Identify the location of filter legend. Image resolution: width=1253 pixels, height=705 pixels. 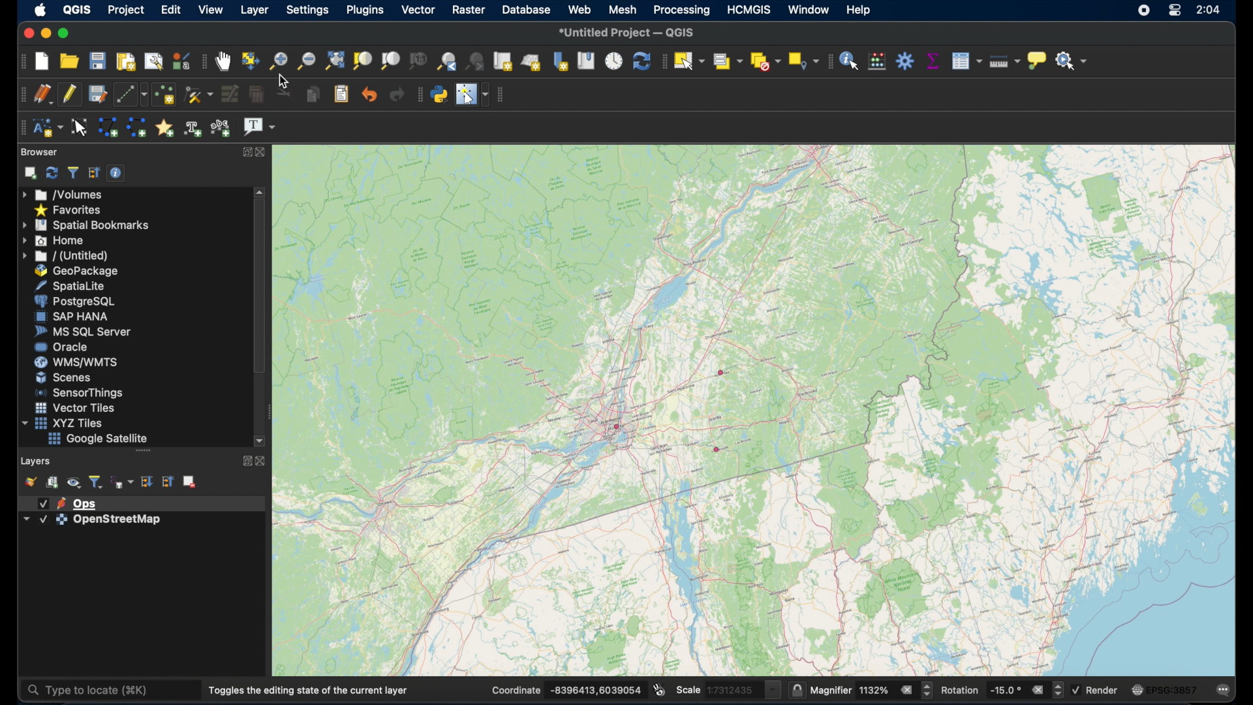
(96, 481).